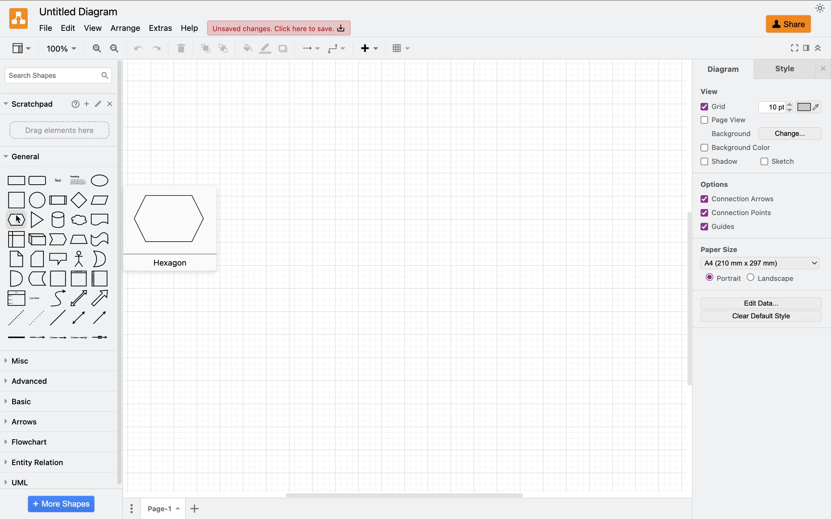 This screenshot has width=831, height=519. What do you see at coordinates (37, 259) in the screenshot?
I see `card` at bounding box center [37, 259].